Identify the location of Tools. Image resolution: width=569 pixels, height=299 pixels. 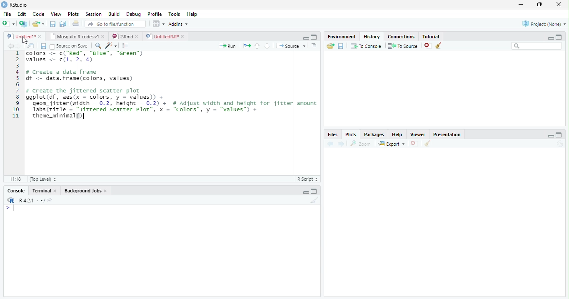
(174, 14).